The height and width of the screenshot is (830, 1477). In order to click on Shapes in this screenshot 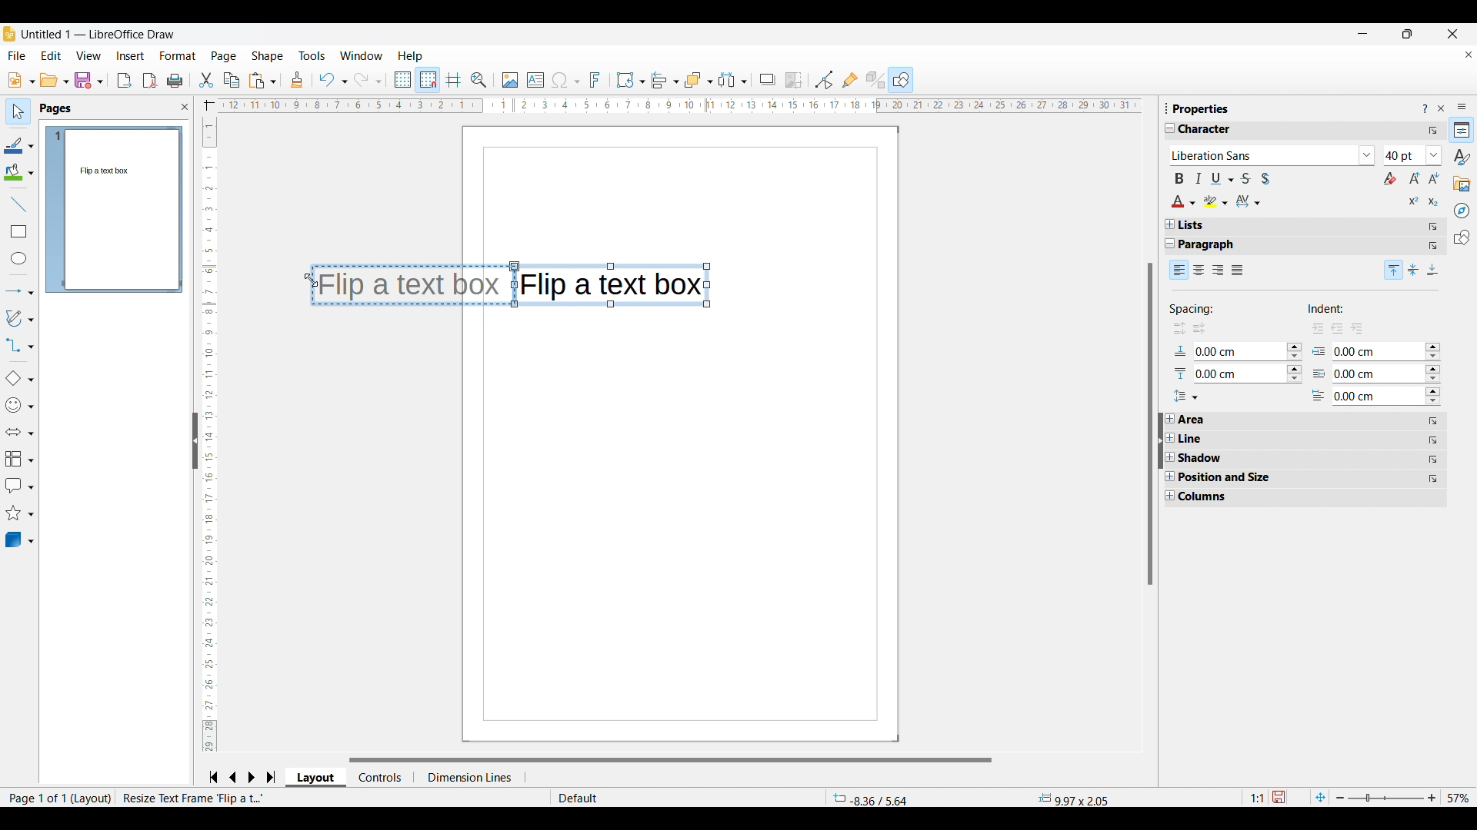, I will do `click(1462, 237)`.